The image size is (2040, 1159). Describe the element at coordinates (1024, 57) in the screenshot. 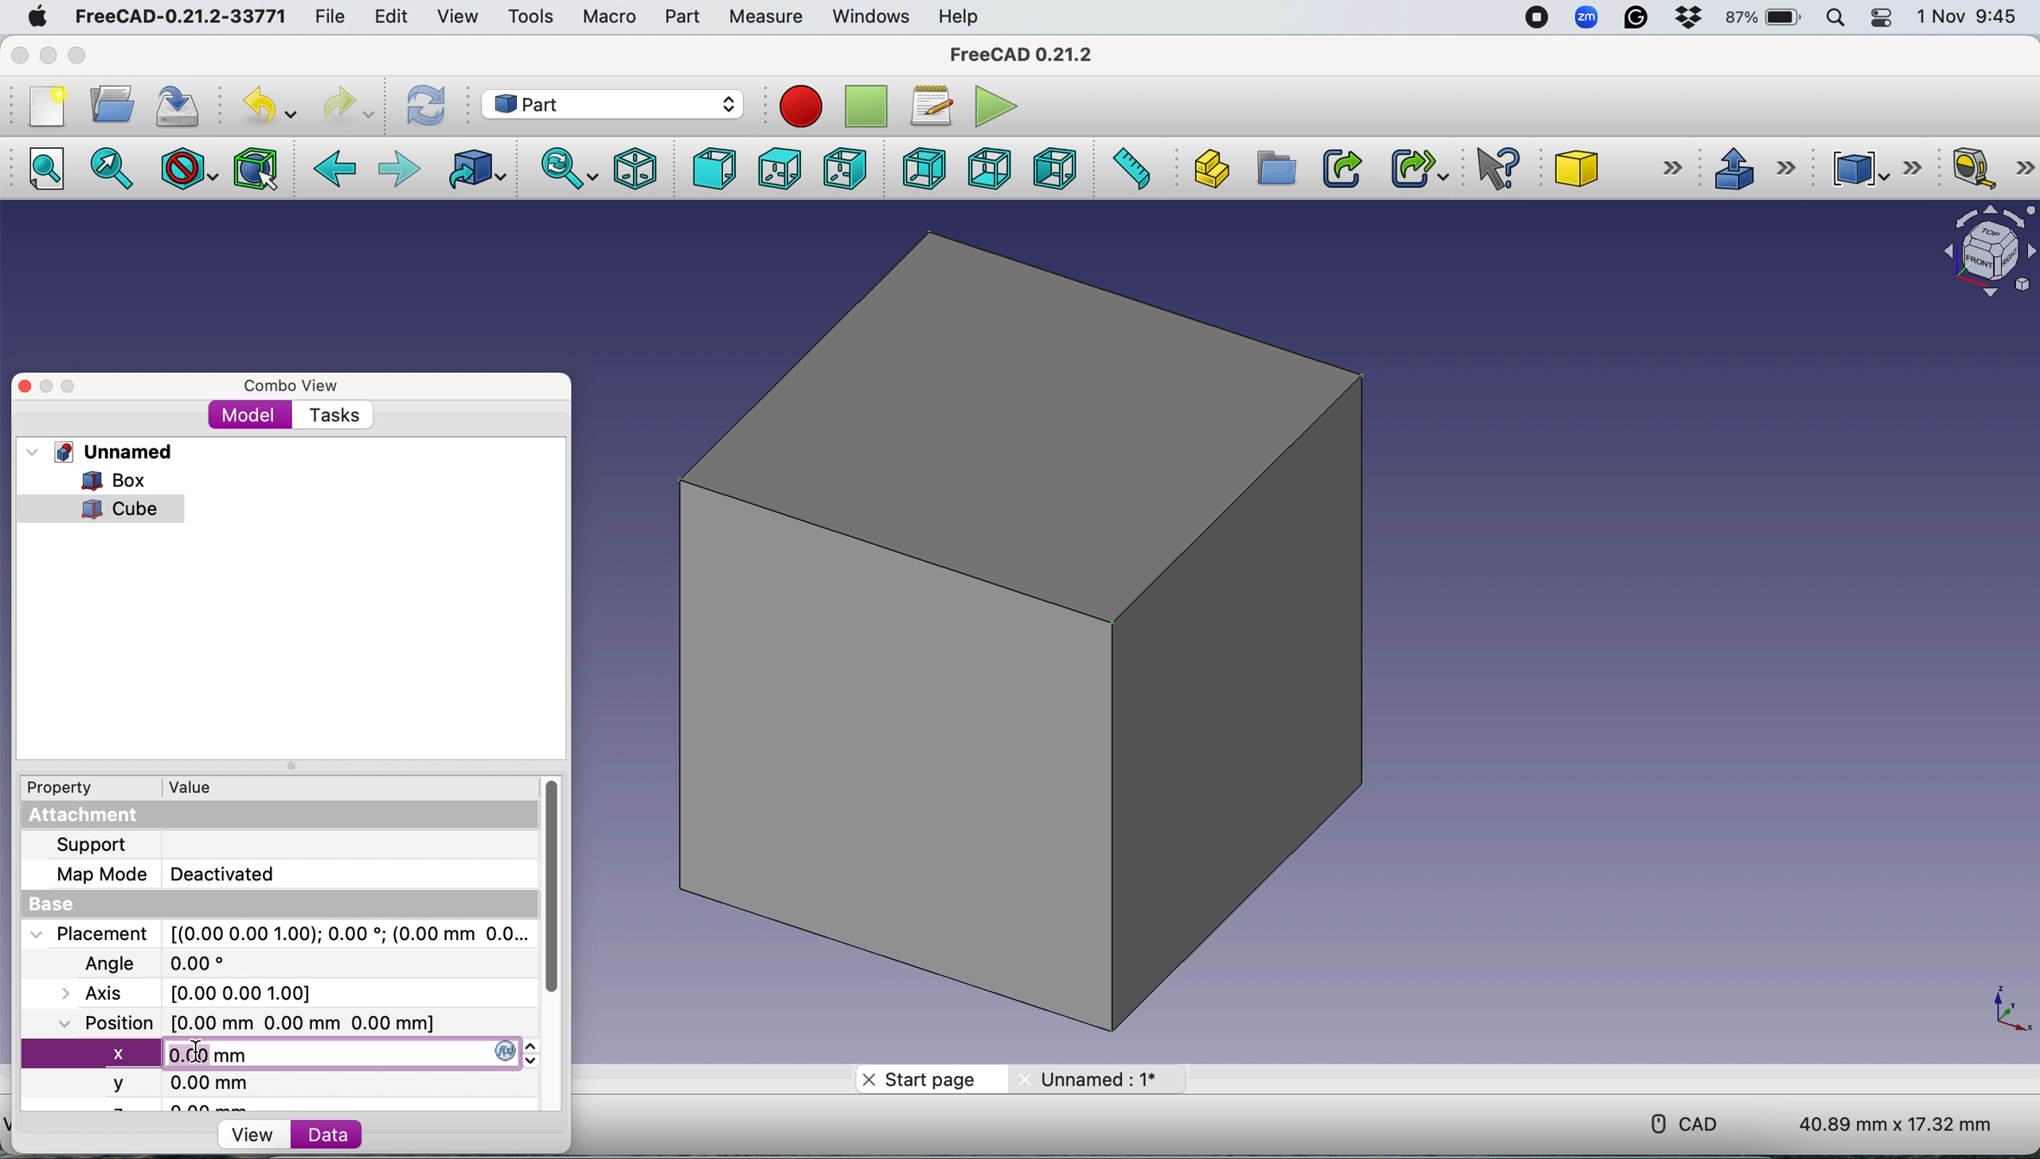

I see `FreeCAD 0.21.2` at that location.